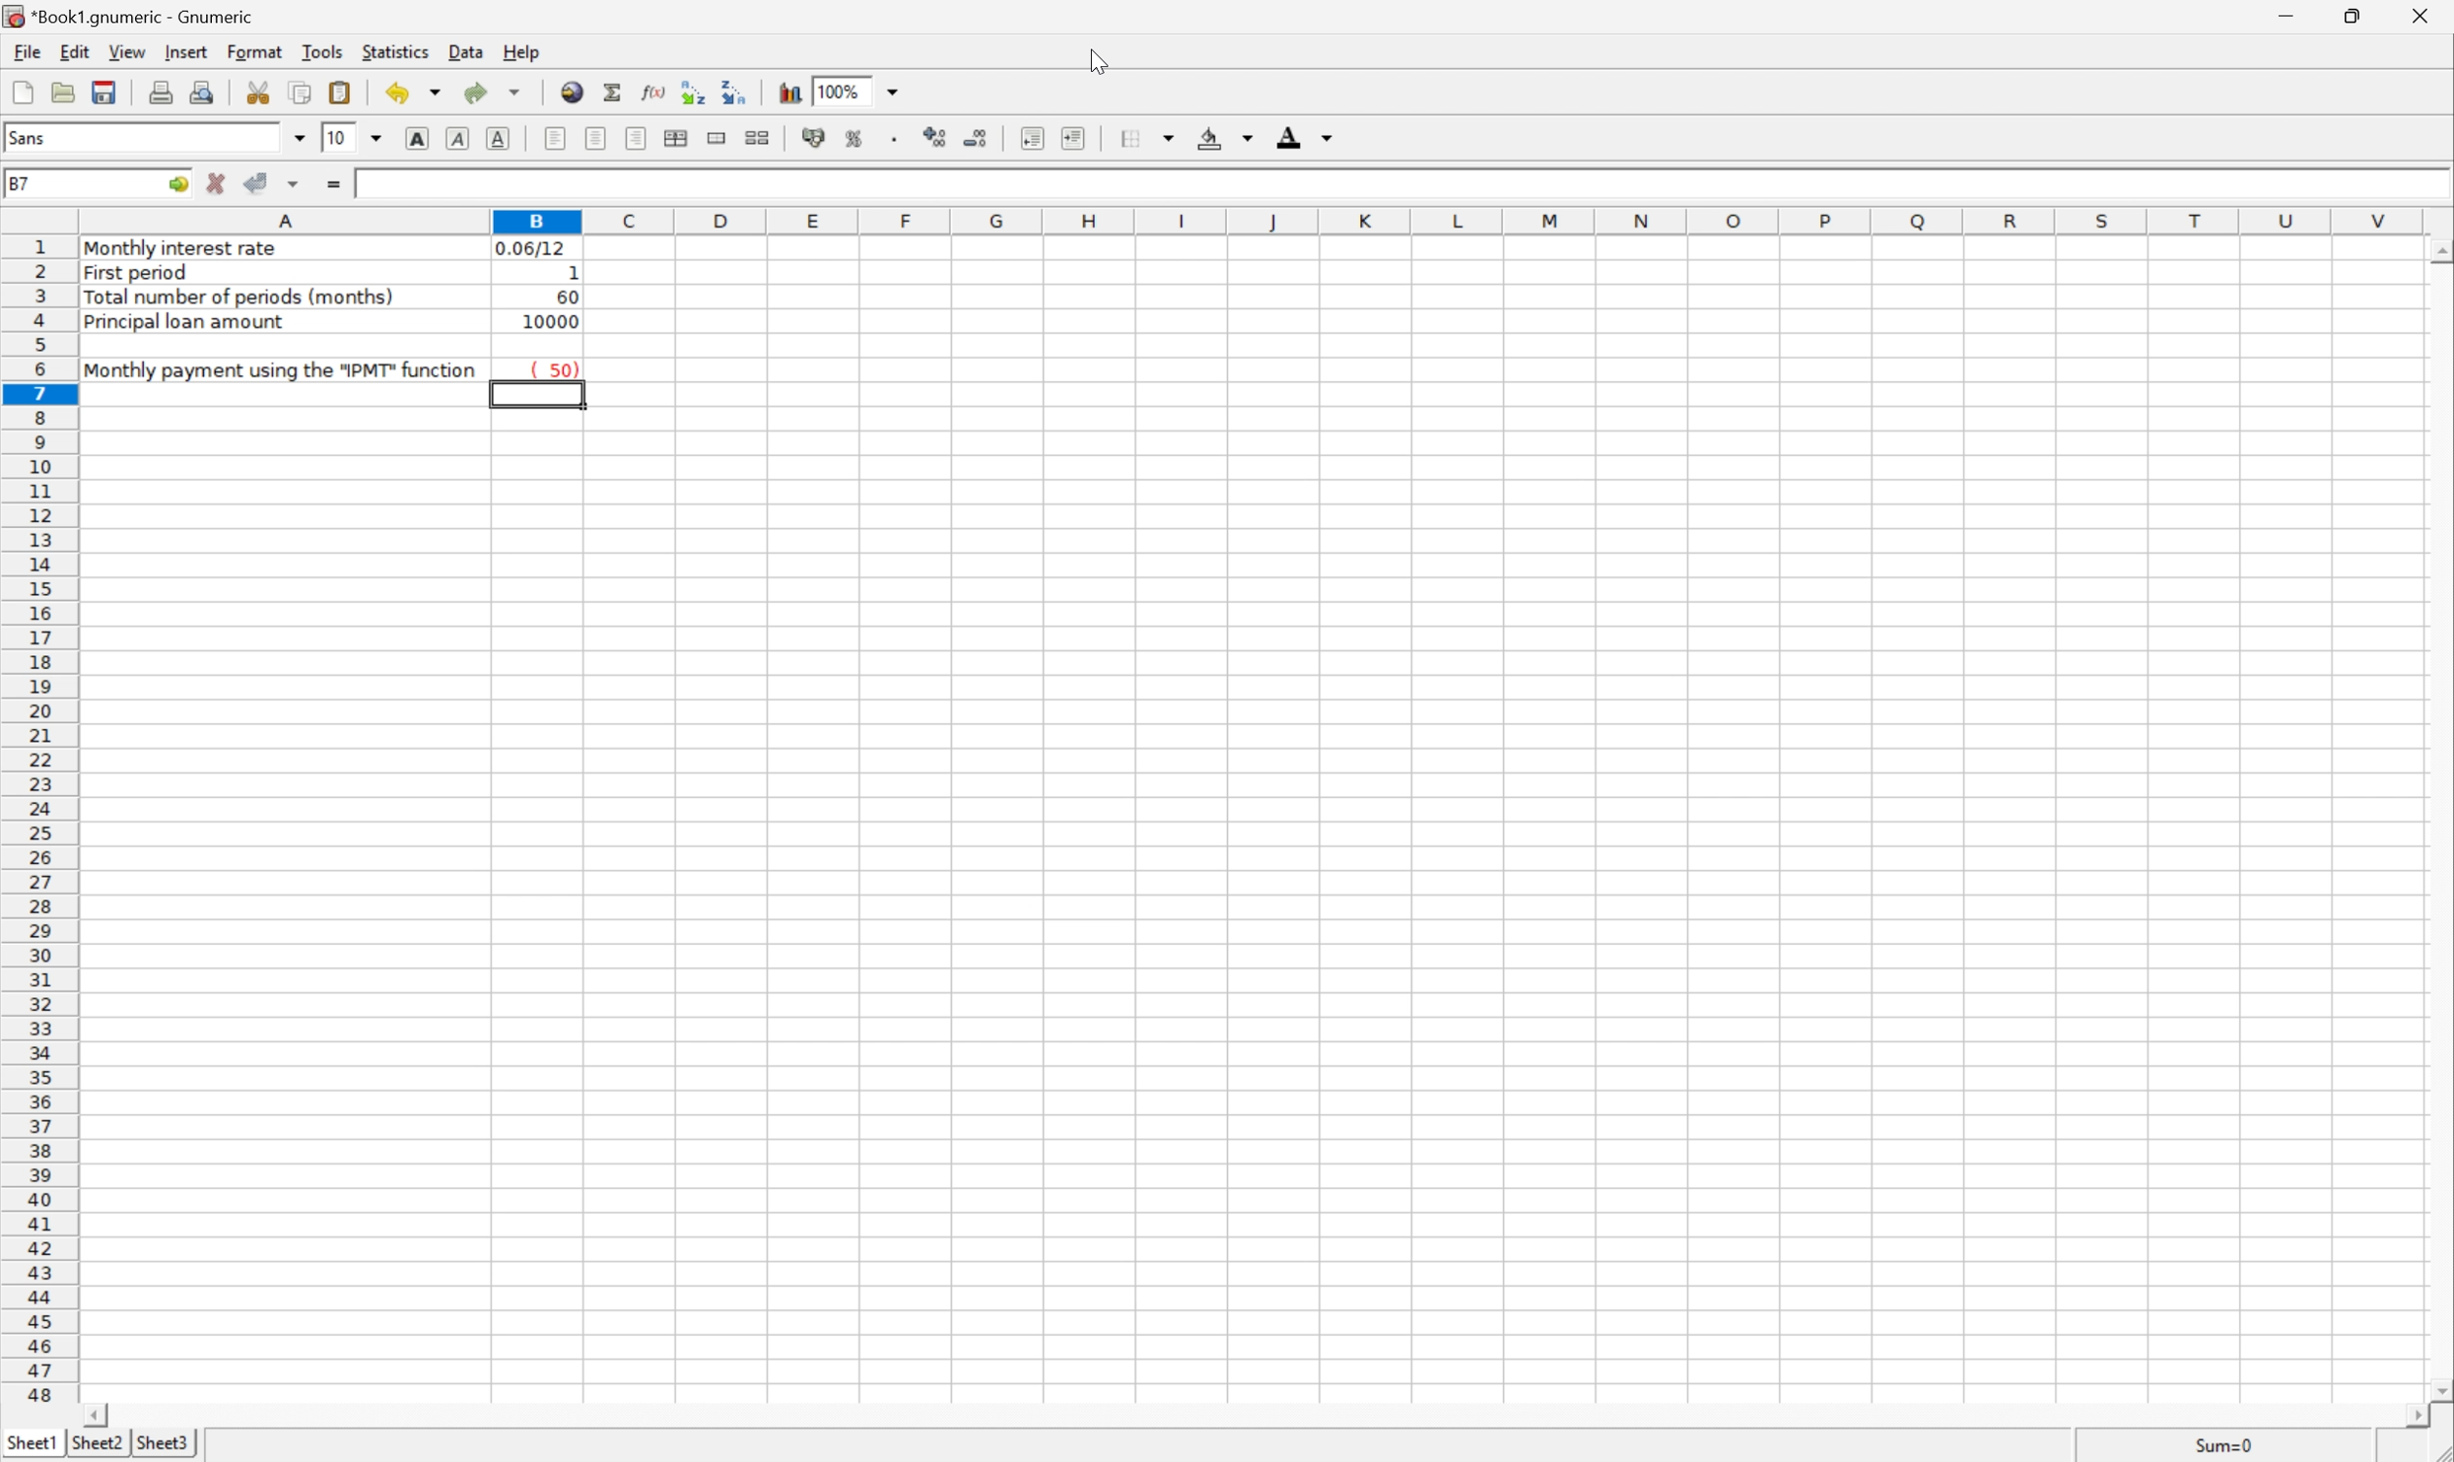  Describe the element at coordinates (735, 93) in the screenshot. I see `Sort the selected region in descending order based on the first column selected` at that location.